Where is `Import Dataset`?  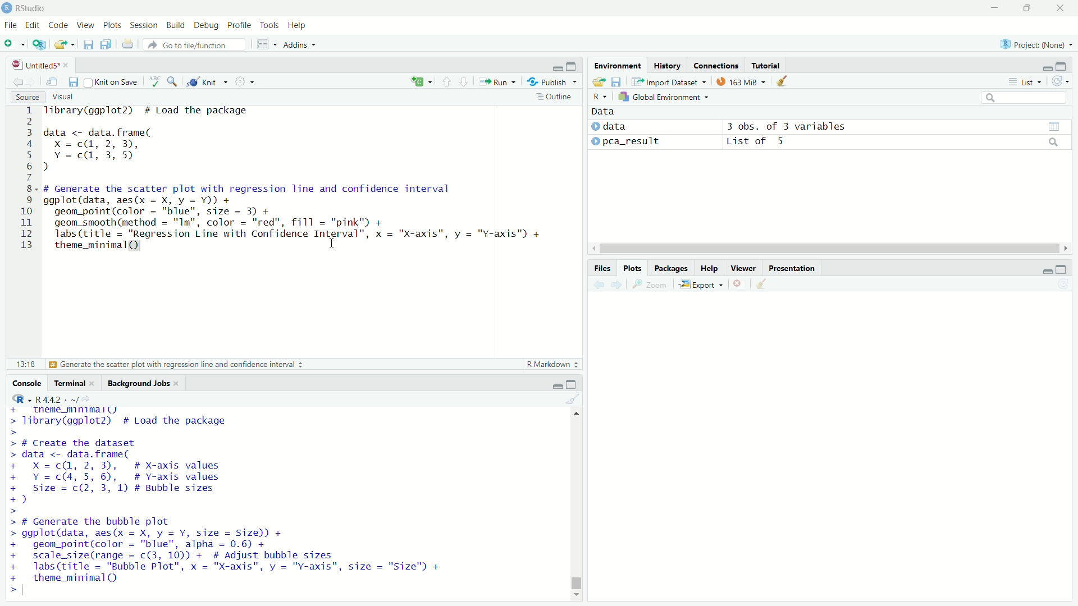 Import Dataset is located at coordinates (669, 81).